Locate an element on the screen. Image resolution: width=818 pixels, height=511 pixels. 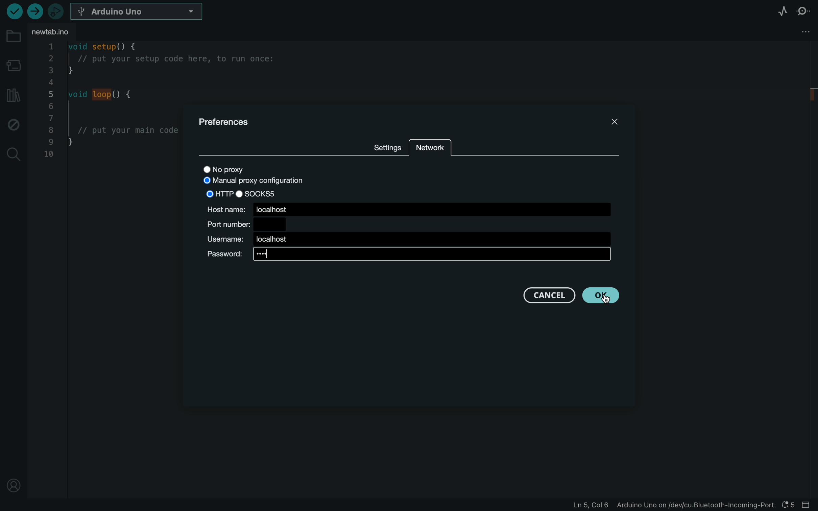
port number is located at coordinates (244, 223).